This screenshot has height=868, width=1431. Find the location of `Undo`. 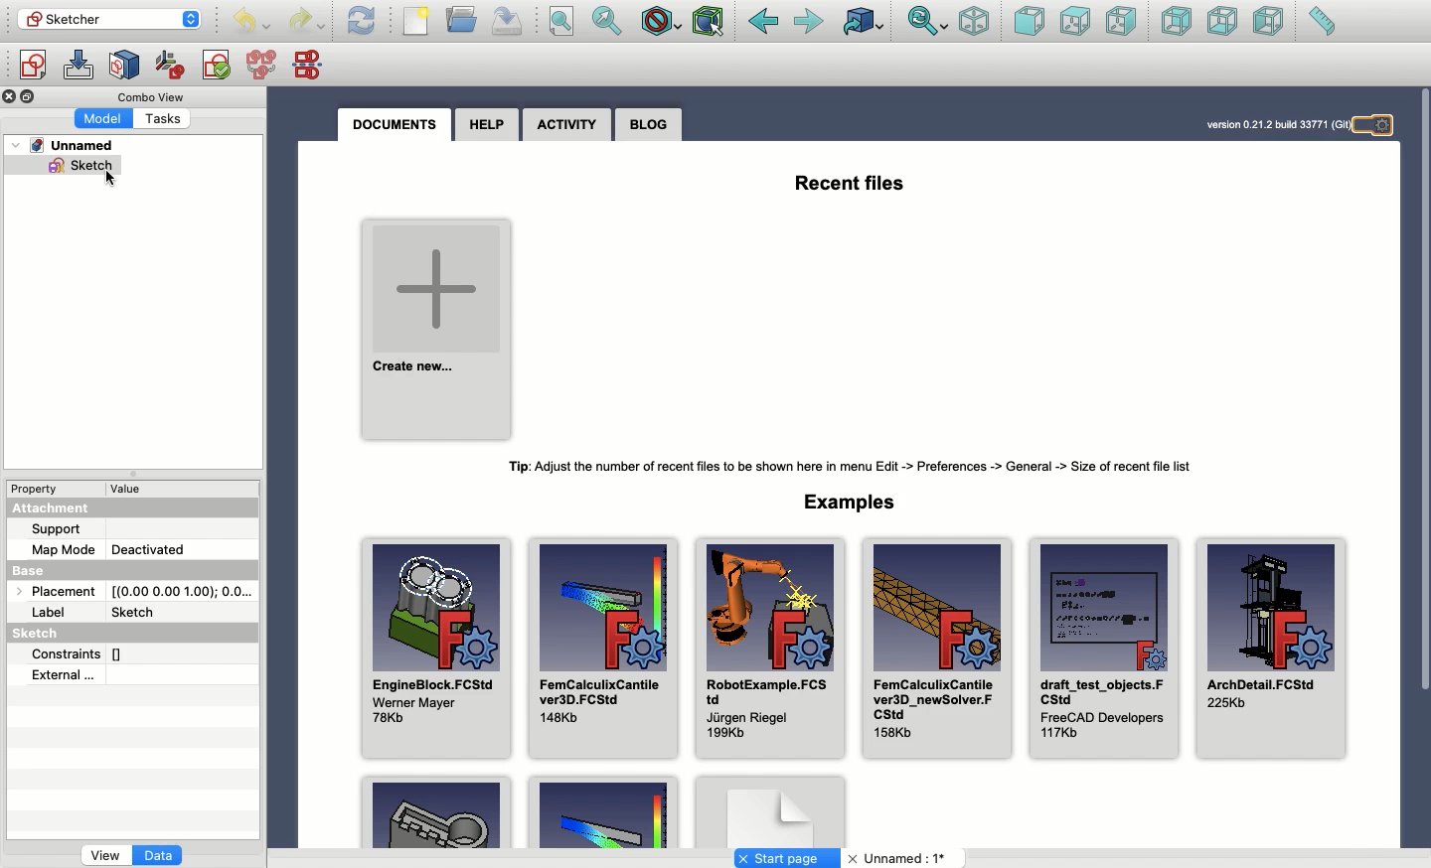

Undo is located at coordinates (251, 23).